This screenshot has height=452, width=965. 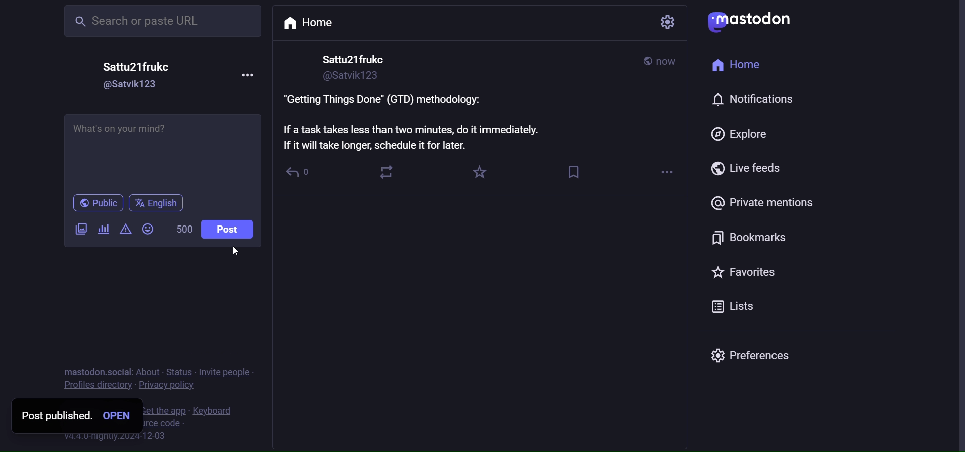 What do you see at coordinates (136, 66) in the screenshot?
I see `name` at bounding box center [136, 66].